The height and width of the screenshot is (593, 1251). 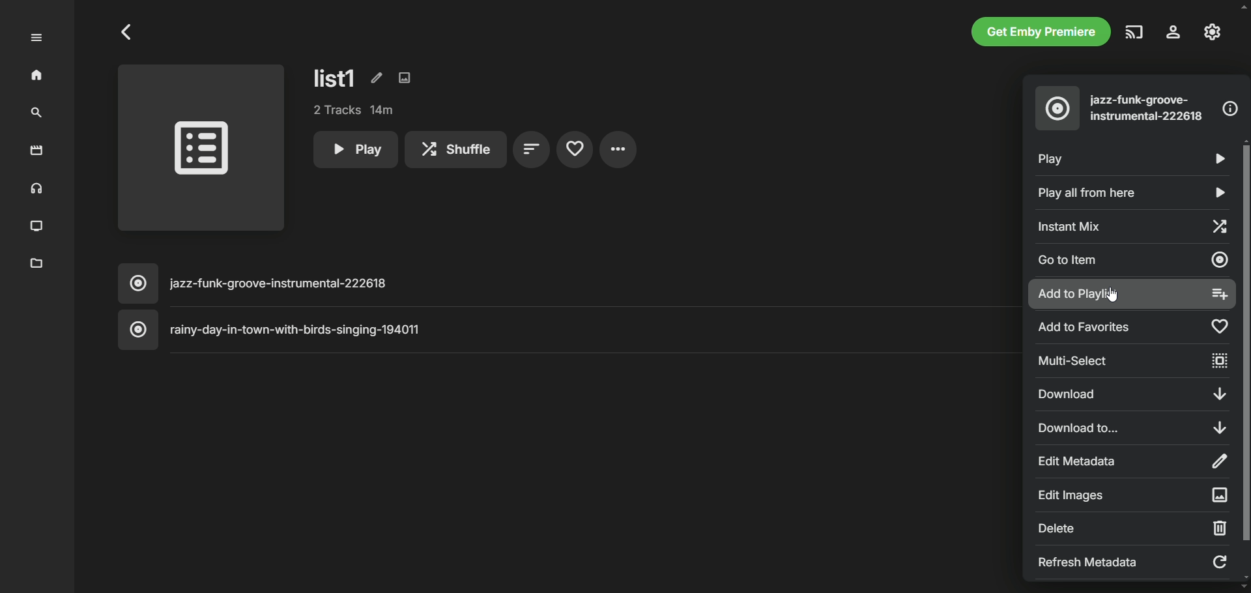 I want to click on download, so click(x=1135, y=394).